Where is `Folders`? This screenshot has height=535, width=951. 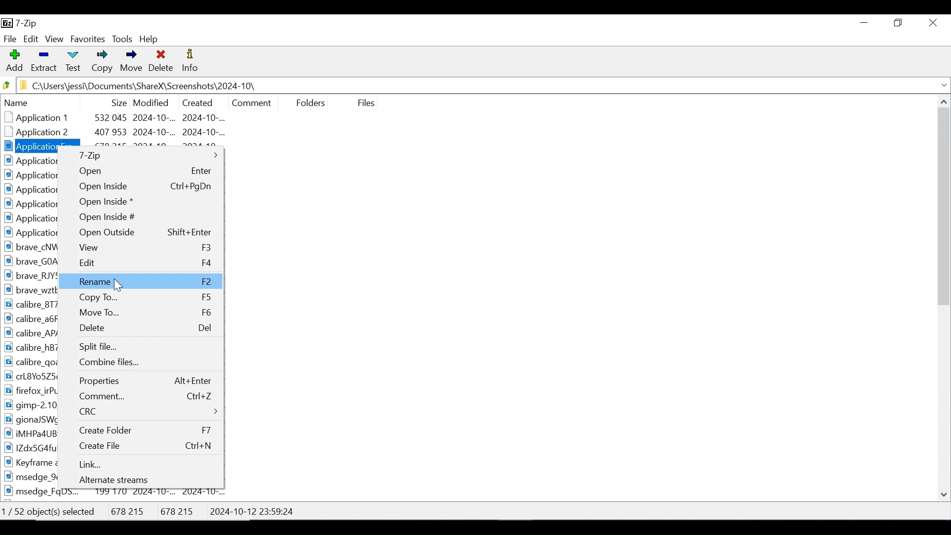 Folders is located at coordinates (308, 102).